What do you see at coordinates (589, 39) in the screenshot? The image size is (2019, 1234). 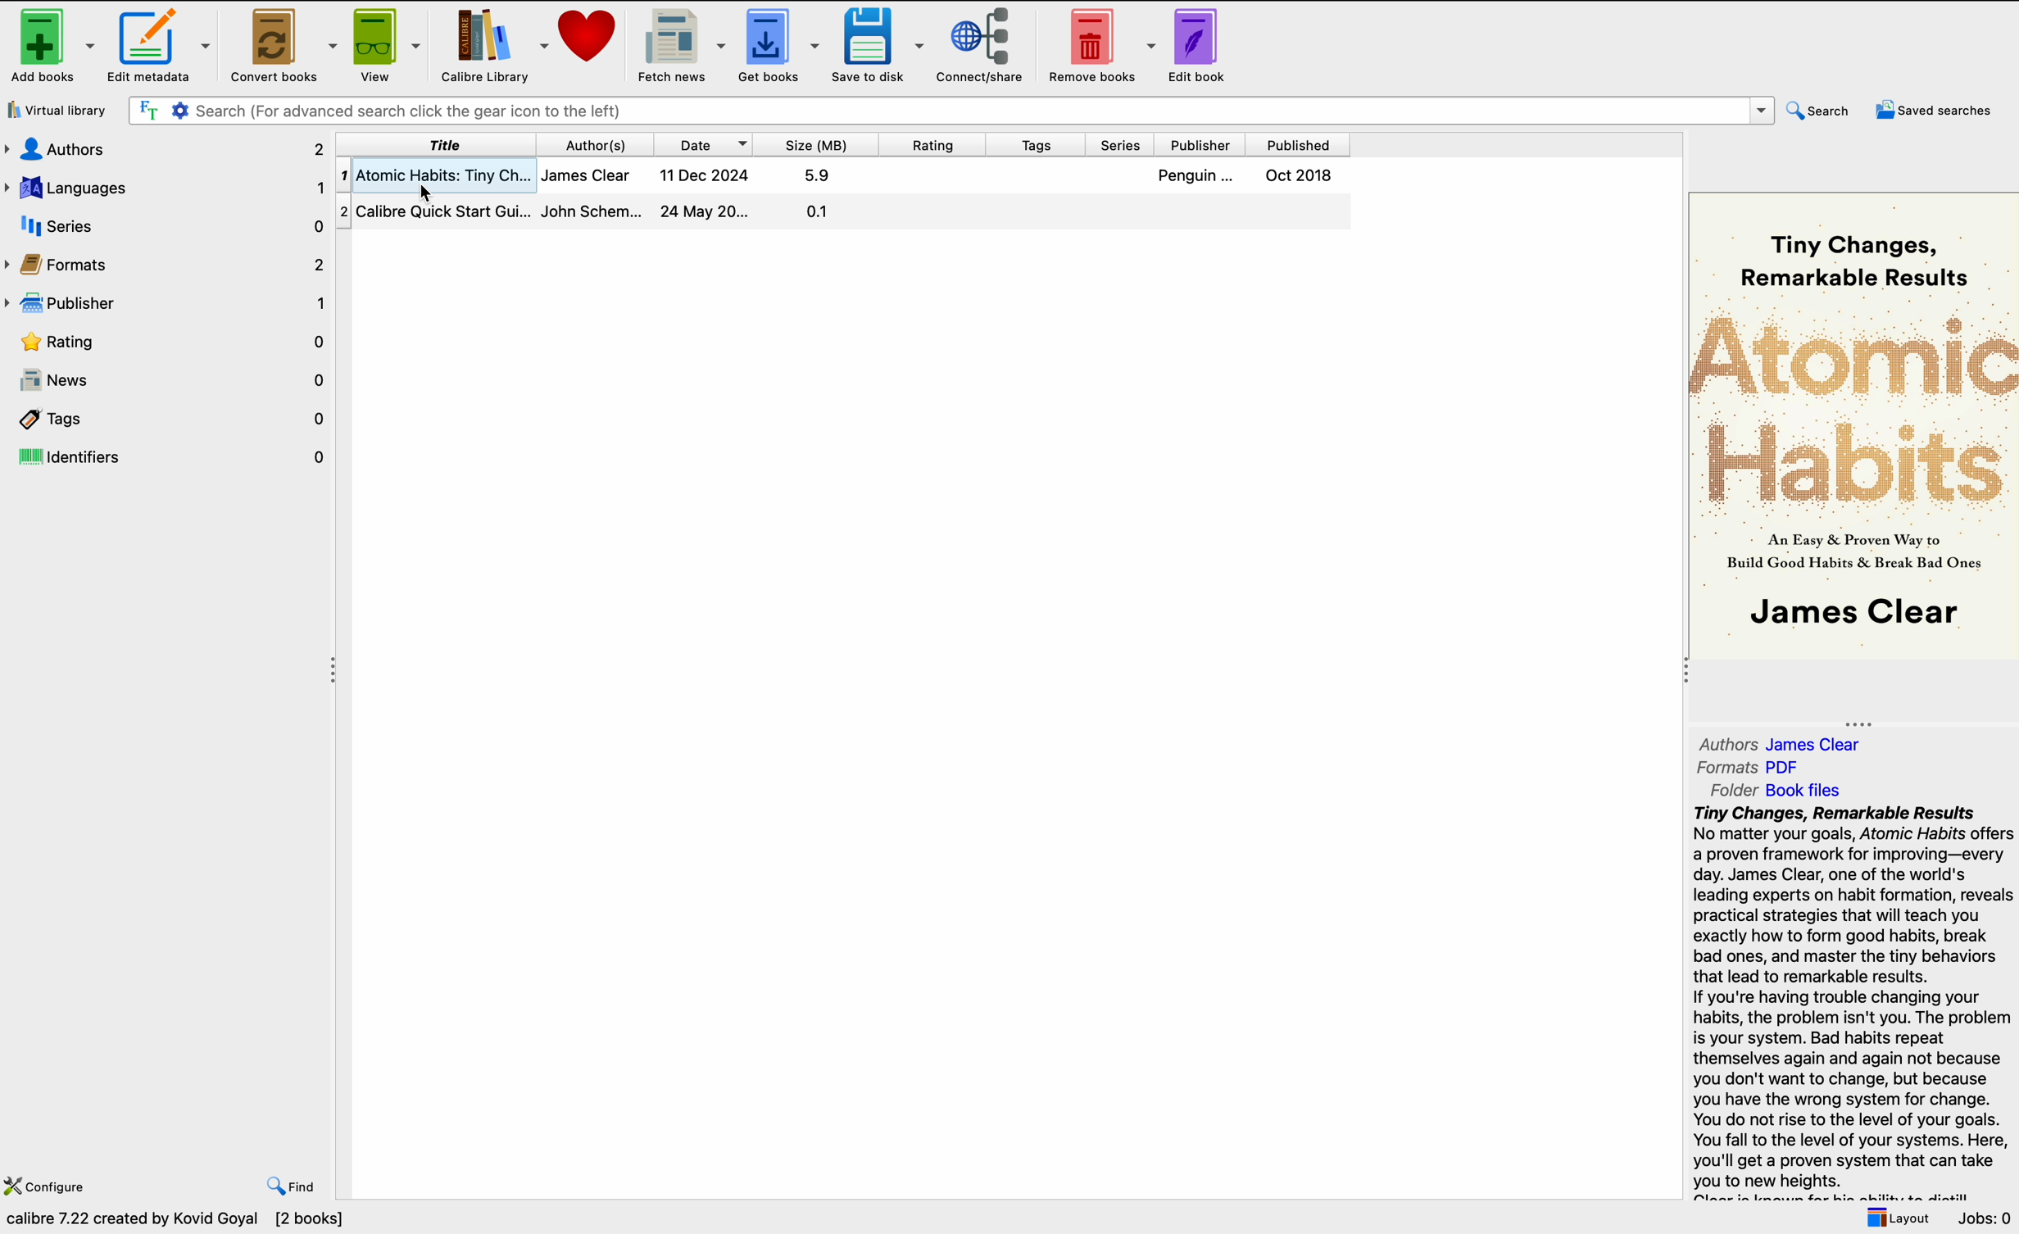 I see `donate` at bounding box center [589, 39].